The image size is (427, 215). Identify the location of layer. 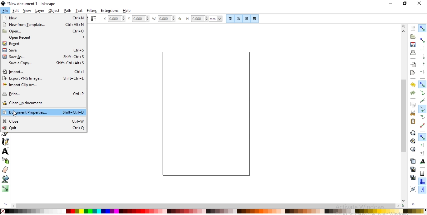
(40, 11).